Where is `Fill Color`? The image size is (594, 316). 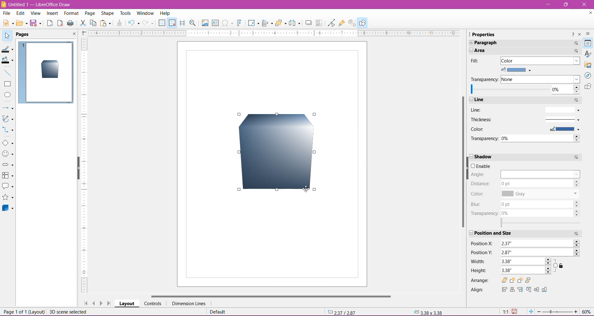 Fill Color is located at coordinates (7, 60).